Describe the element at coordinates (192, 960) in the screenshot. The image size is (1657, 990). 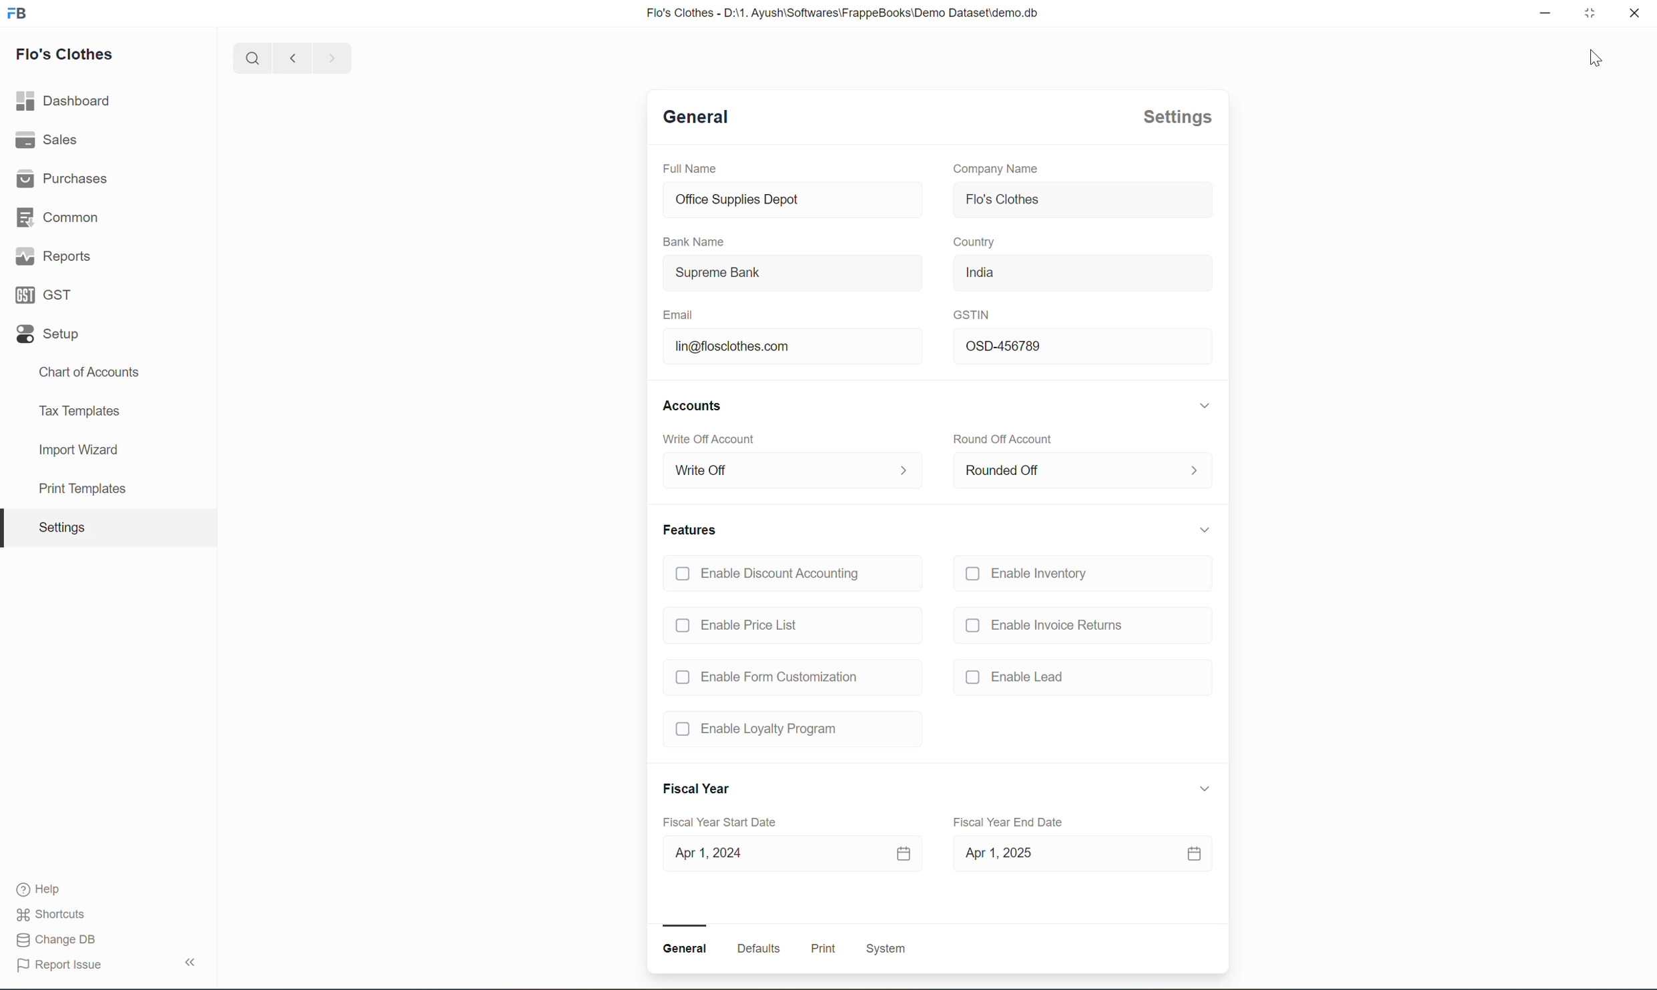
I see `Collapse` at that location.